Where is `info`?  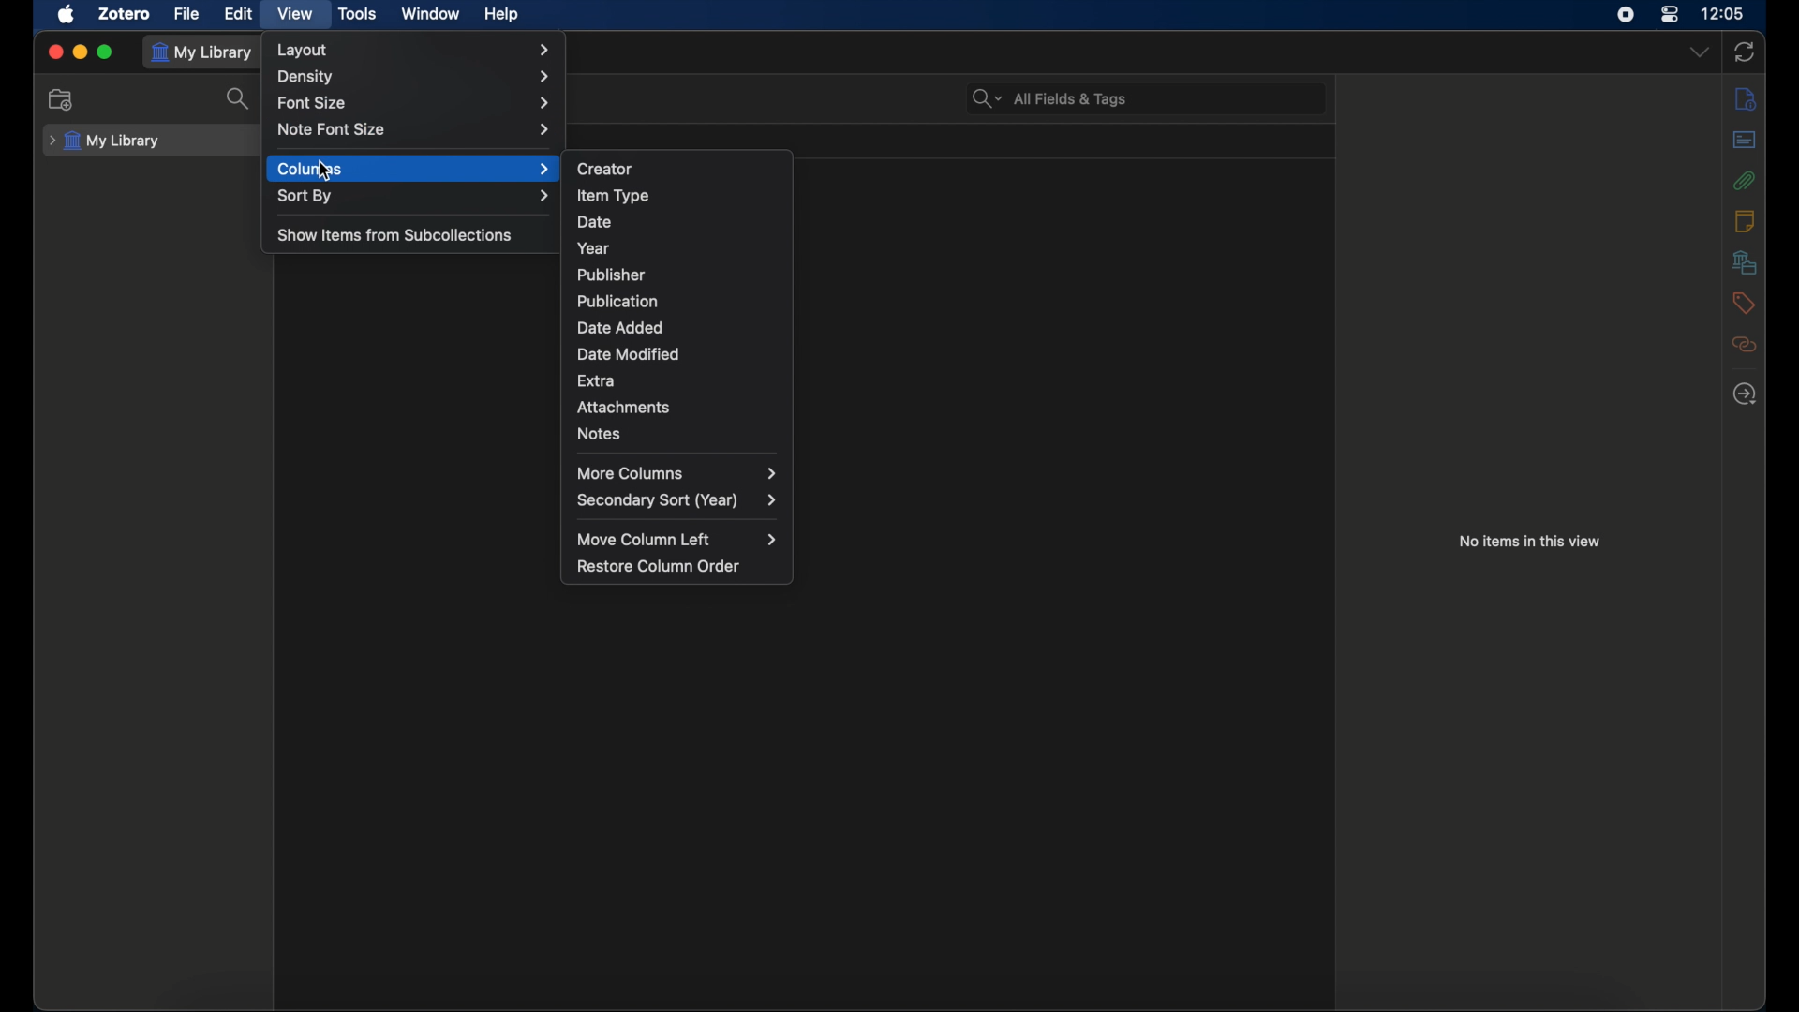 info is located at coordinates (1745, 98).